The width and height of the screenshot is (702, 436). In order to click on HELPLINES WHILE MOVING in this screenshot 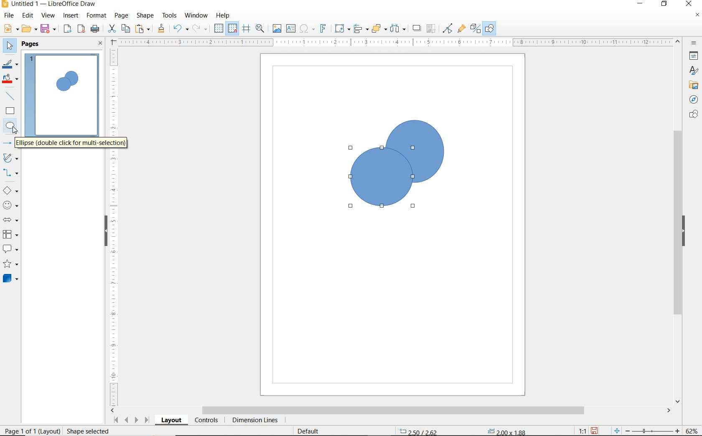, I will do `click(246, 29)`.